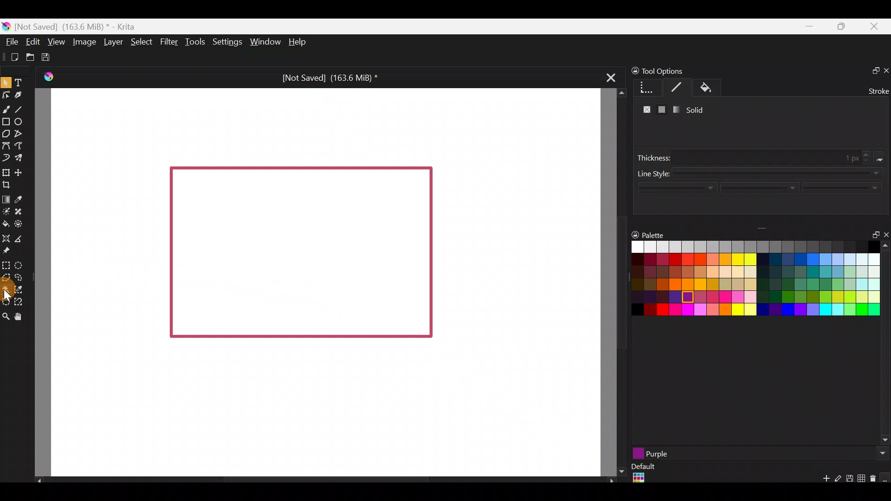 The height and width of the screenshot is (501, 891). What do you see at coordinates (644, 109) in the screenshot?
I see `No fill` at bounding box center [644, 109].